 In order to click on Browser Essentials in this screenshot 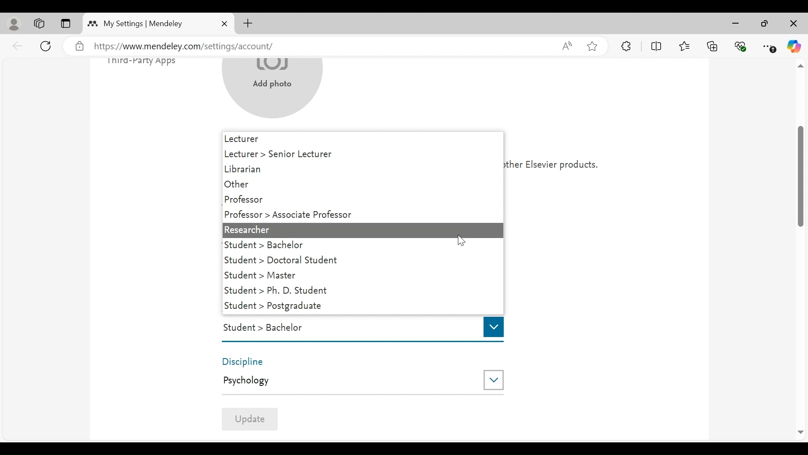, I will do `click(741, 45)`.